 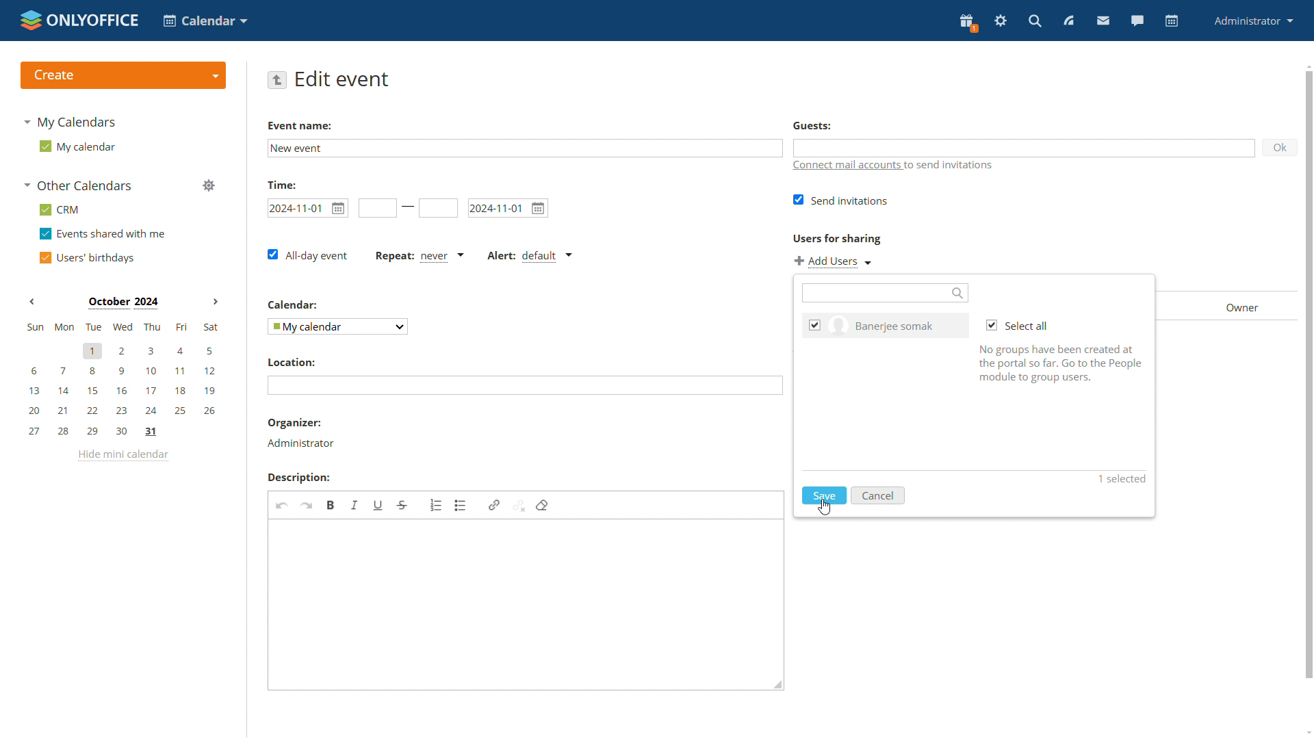 I want to click on search, so click(x=1034, y=22).